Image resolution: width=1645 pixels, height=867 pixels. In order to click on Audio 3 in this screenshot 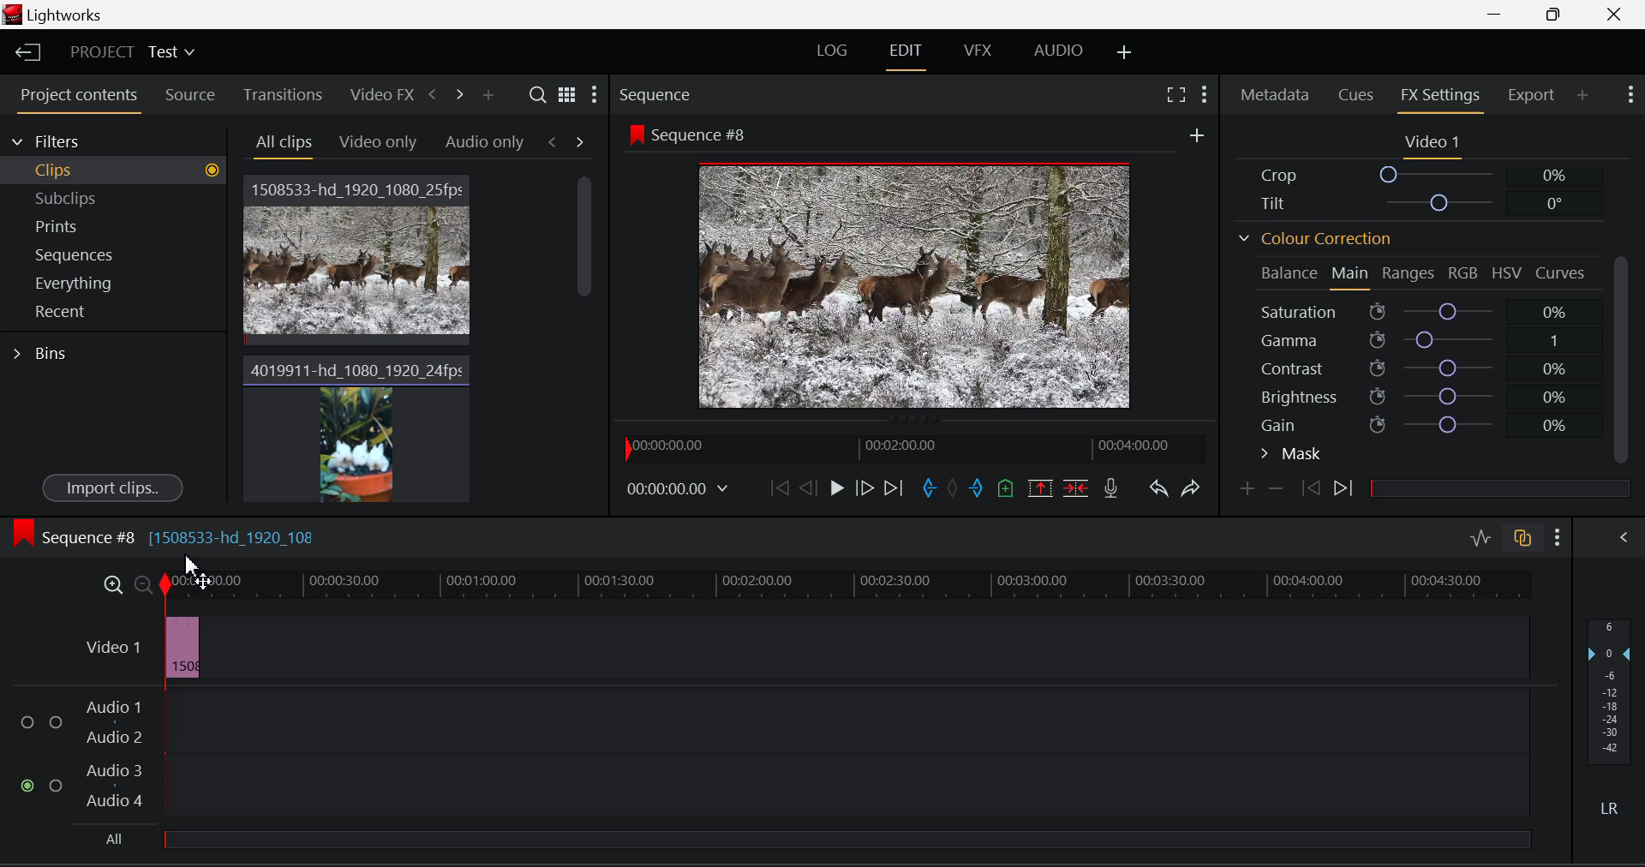, I will do `click(115, 772)`.